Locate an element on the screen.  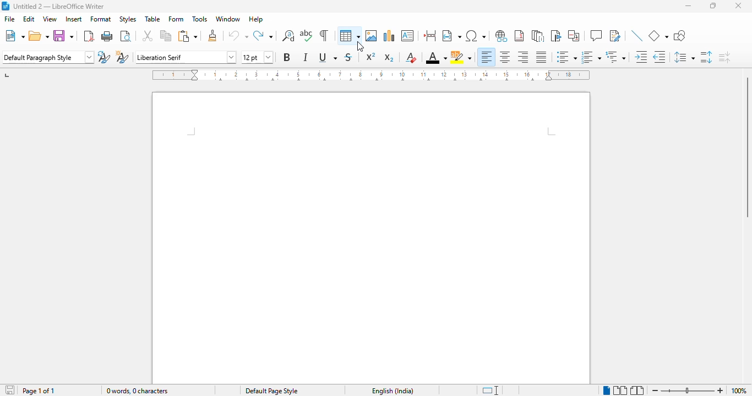
standard selection is located at coordinates (490, 391).